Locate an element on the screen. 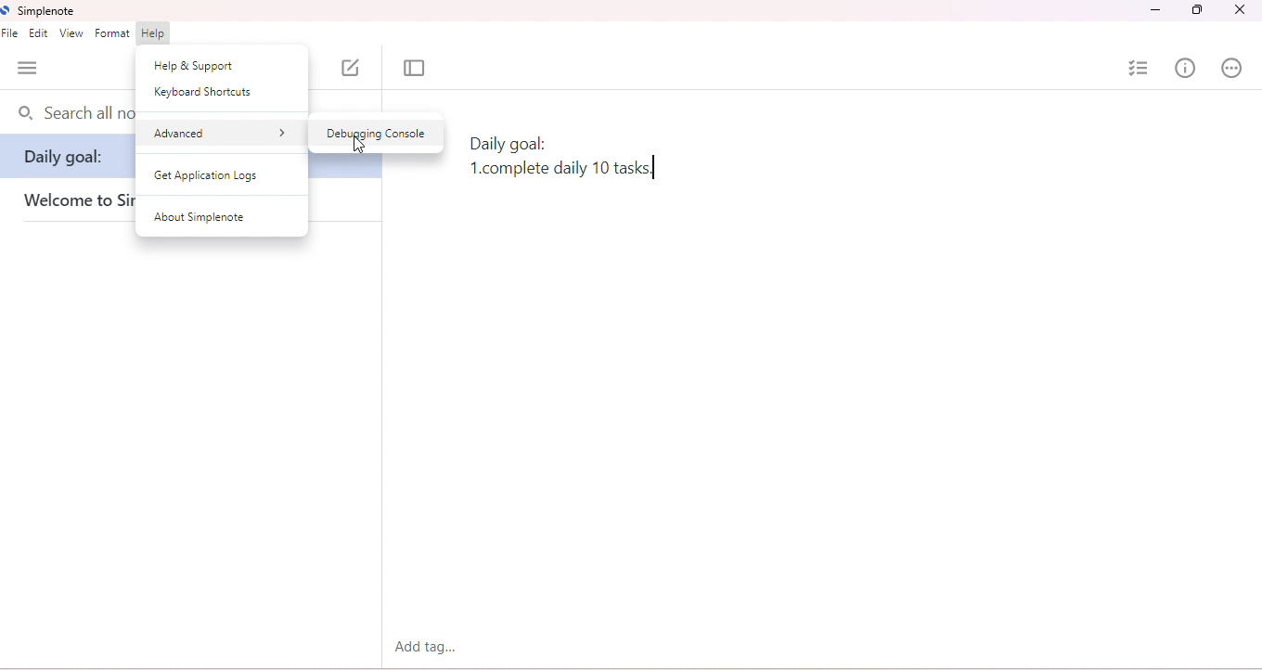  help & support is located at coordinates (196, 64).